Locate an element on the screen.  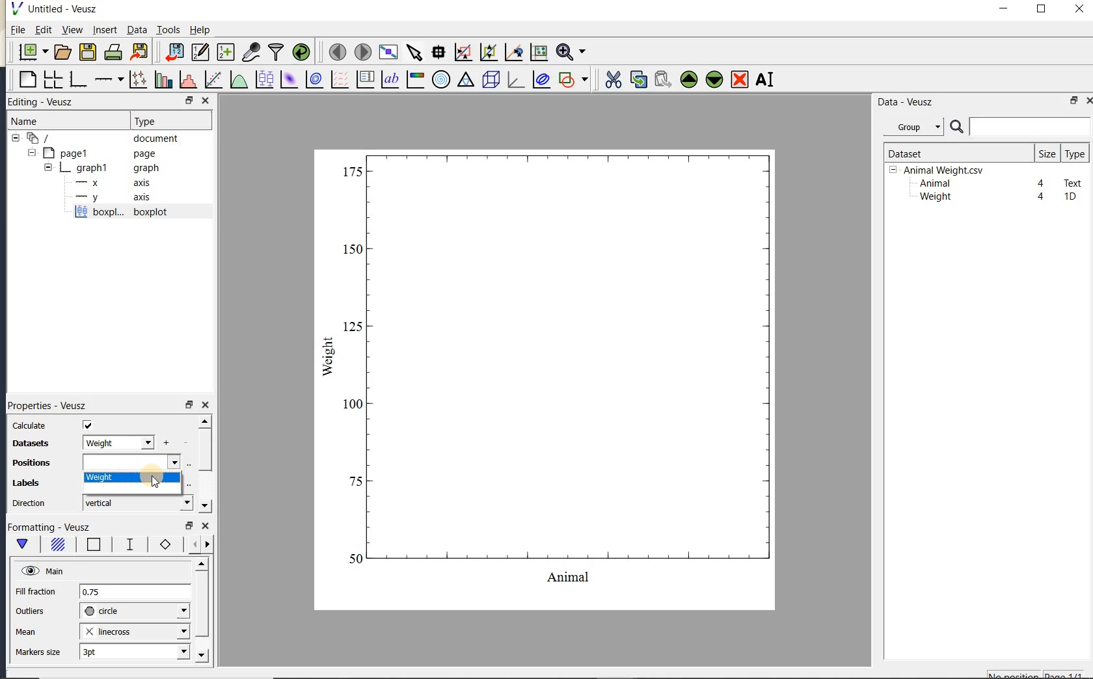
restore is located at coordinates (189, 405).